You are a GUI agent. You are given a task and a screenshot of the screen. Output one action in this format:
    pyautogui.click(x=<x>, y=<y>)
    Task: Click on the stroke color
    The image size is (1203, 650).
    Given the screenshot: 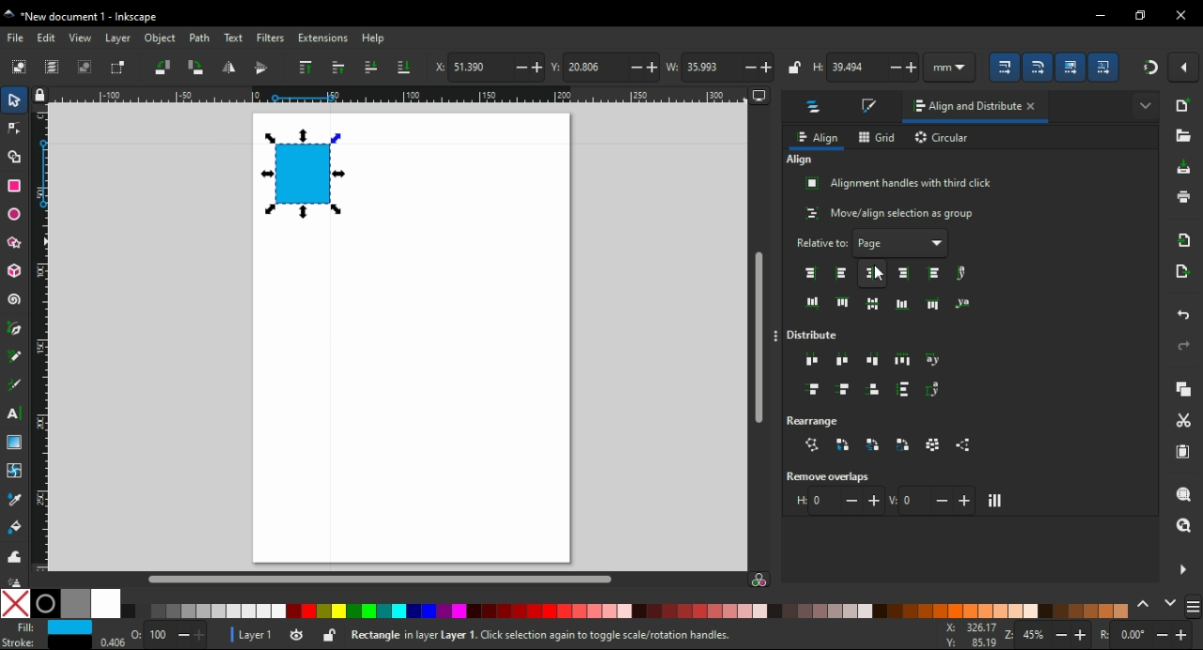 What is the action you would take?
    pyautogui.click(x=43, y=642)
    